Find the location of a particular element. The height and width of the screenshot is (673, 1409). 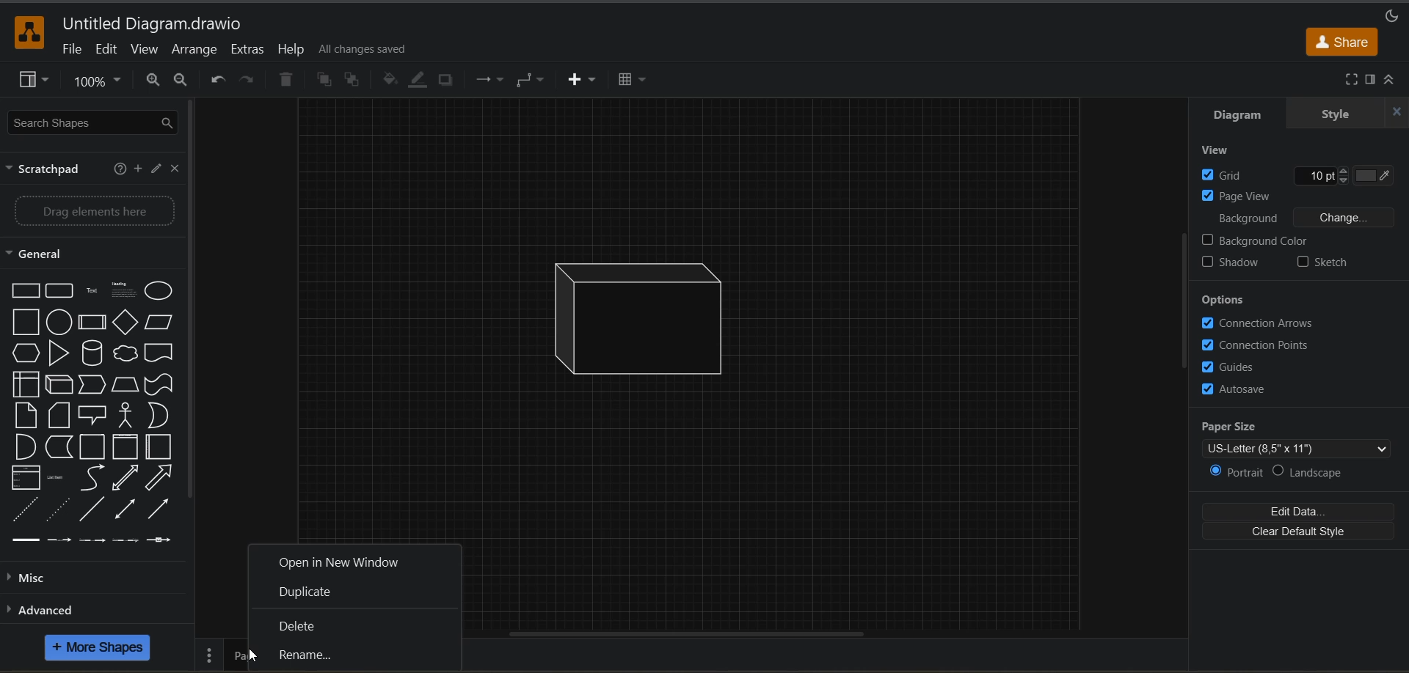

to front is located at coordinates (325, 81).